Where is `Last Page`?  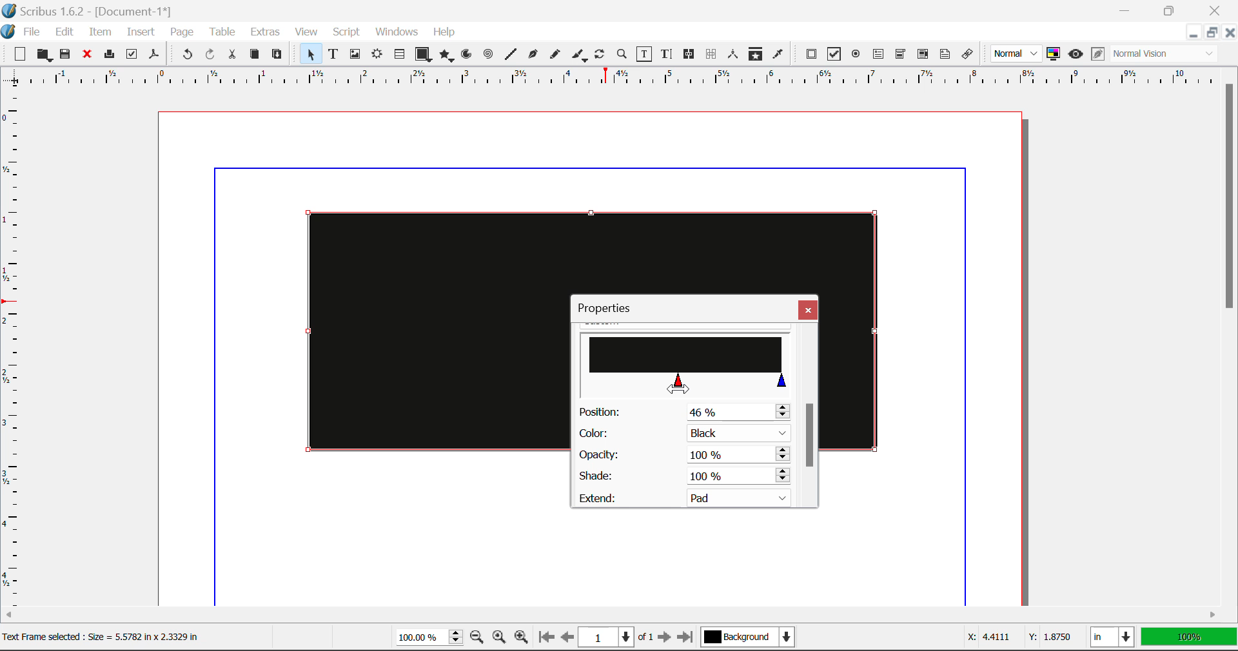 Last Page is located at coordinates (688, 639).